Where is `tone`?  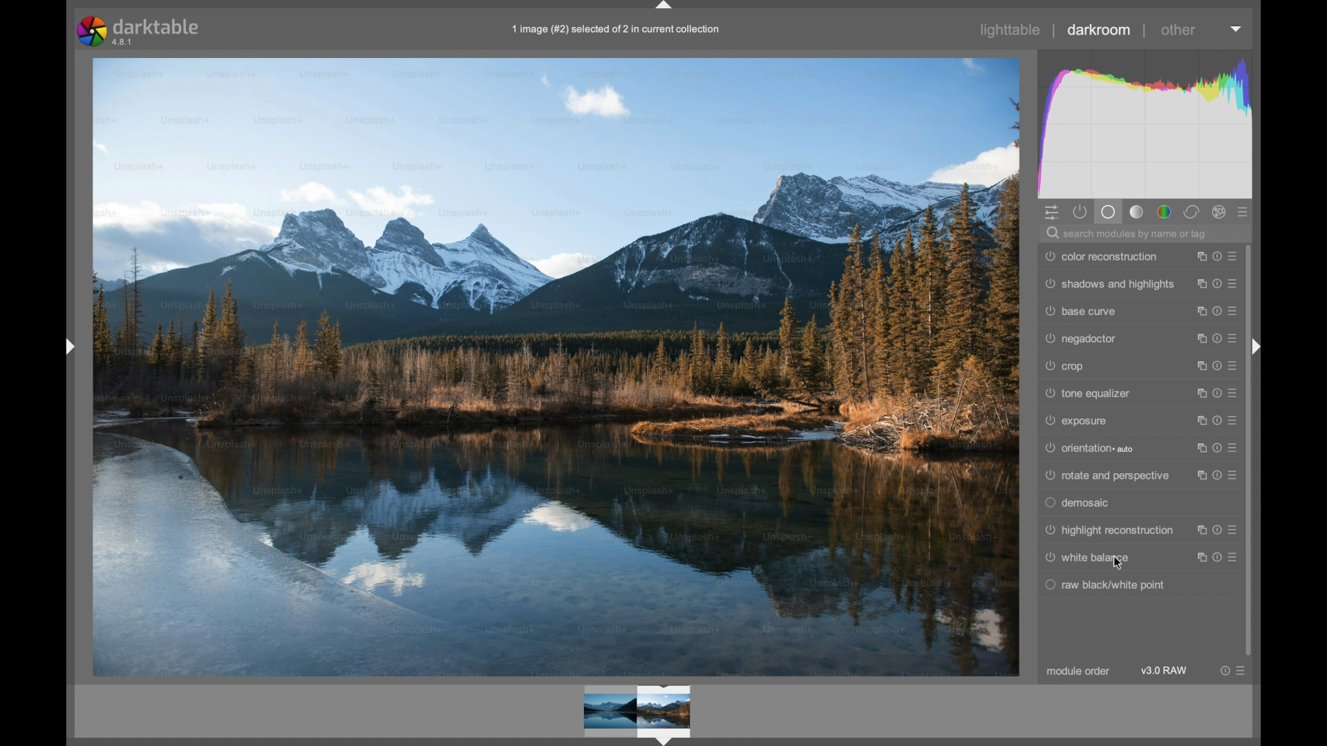 tone is located at coordinates (1137, 211).